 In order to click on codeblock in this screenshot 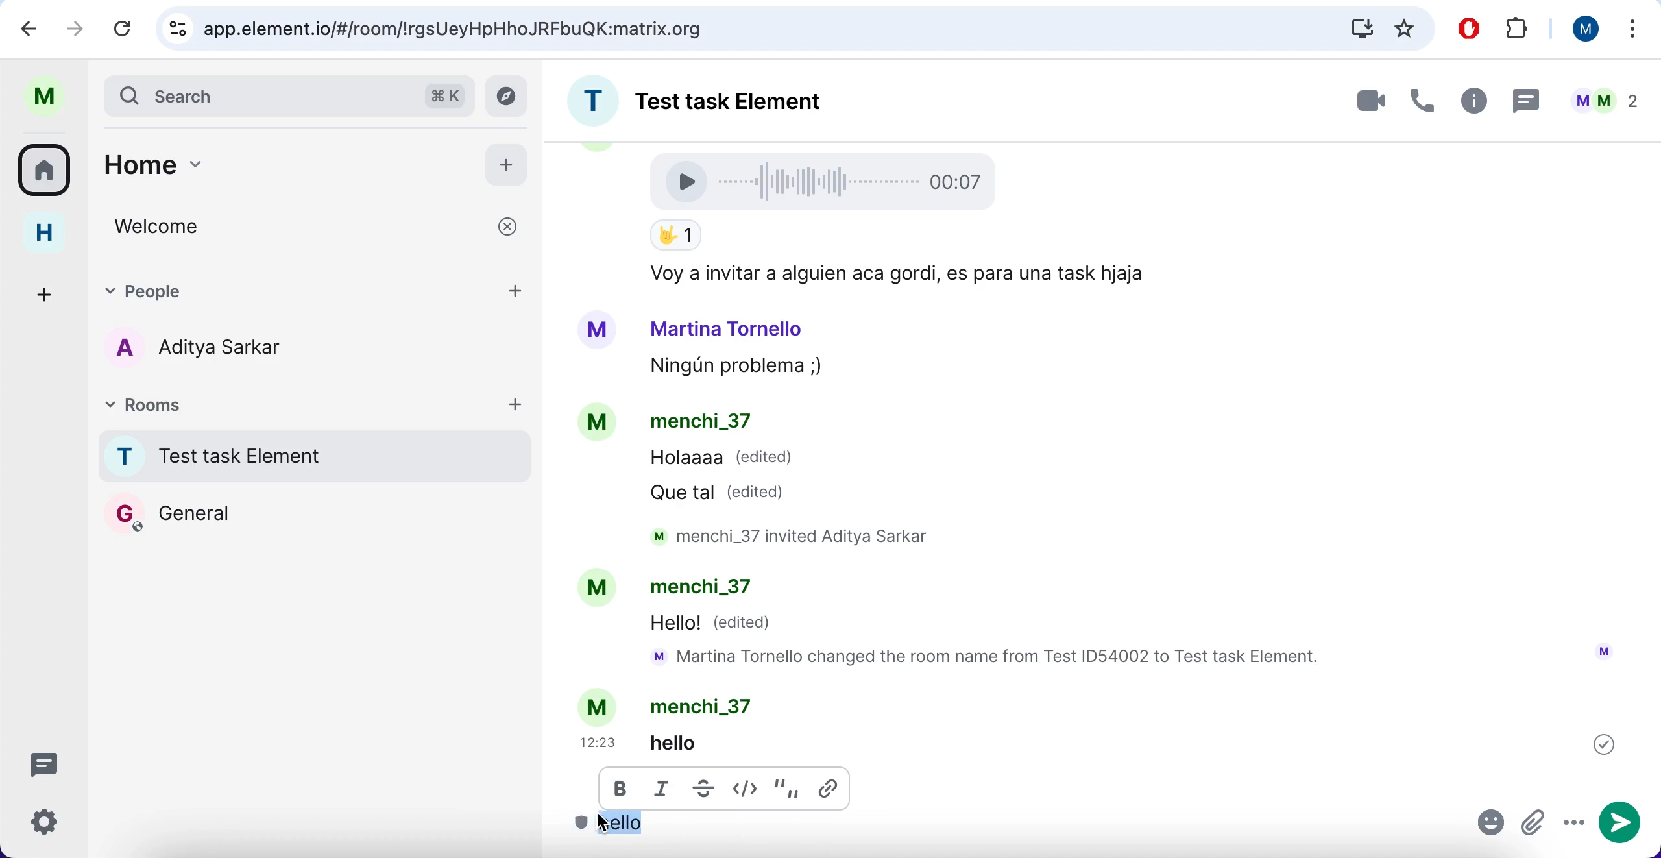, I will do `click(749, 786)`.